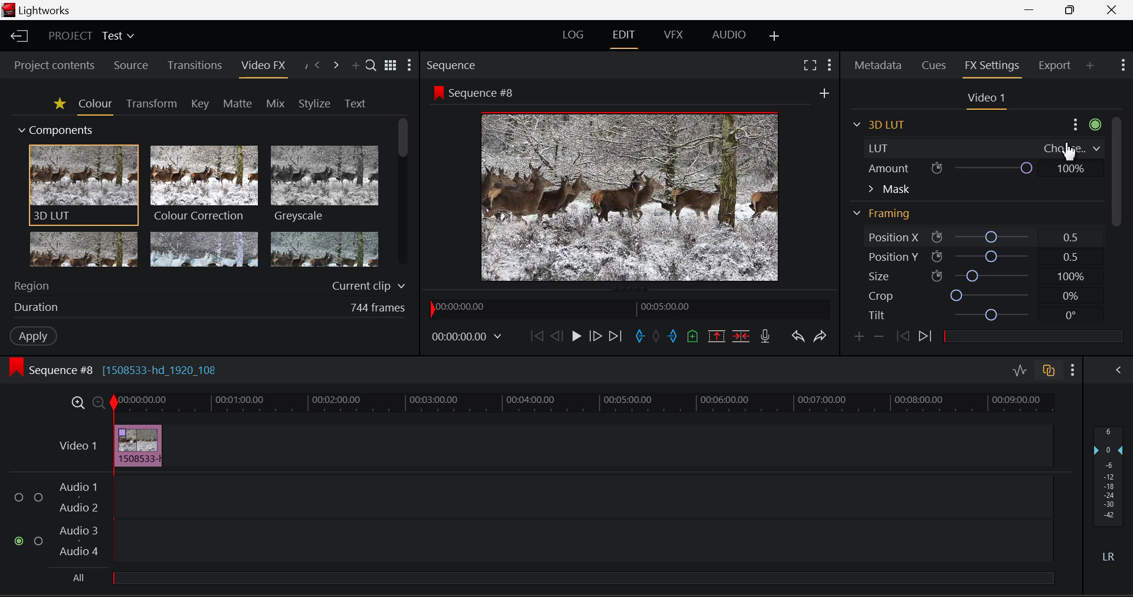 This screenshot has height=597, width=1133. What do you see at coordinates (141, 445) in the screenshot?
I see `Effect Applied` at bounding box center [141, 445].